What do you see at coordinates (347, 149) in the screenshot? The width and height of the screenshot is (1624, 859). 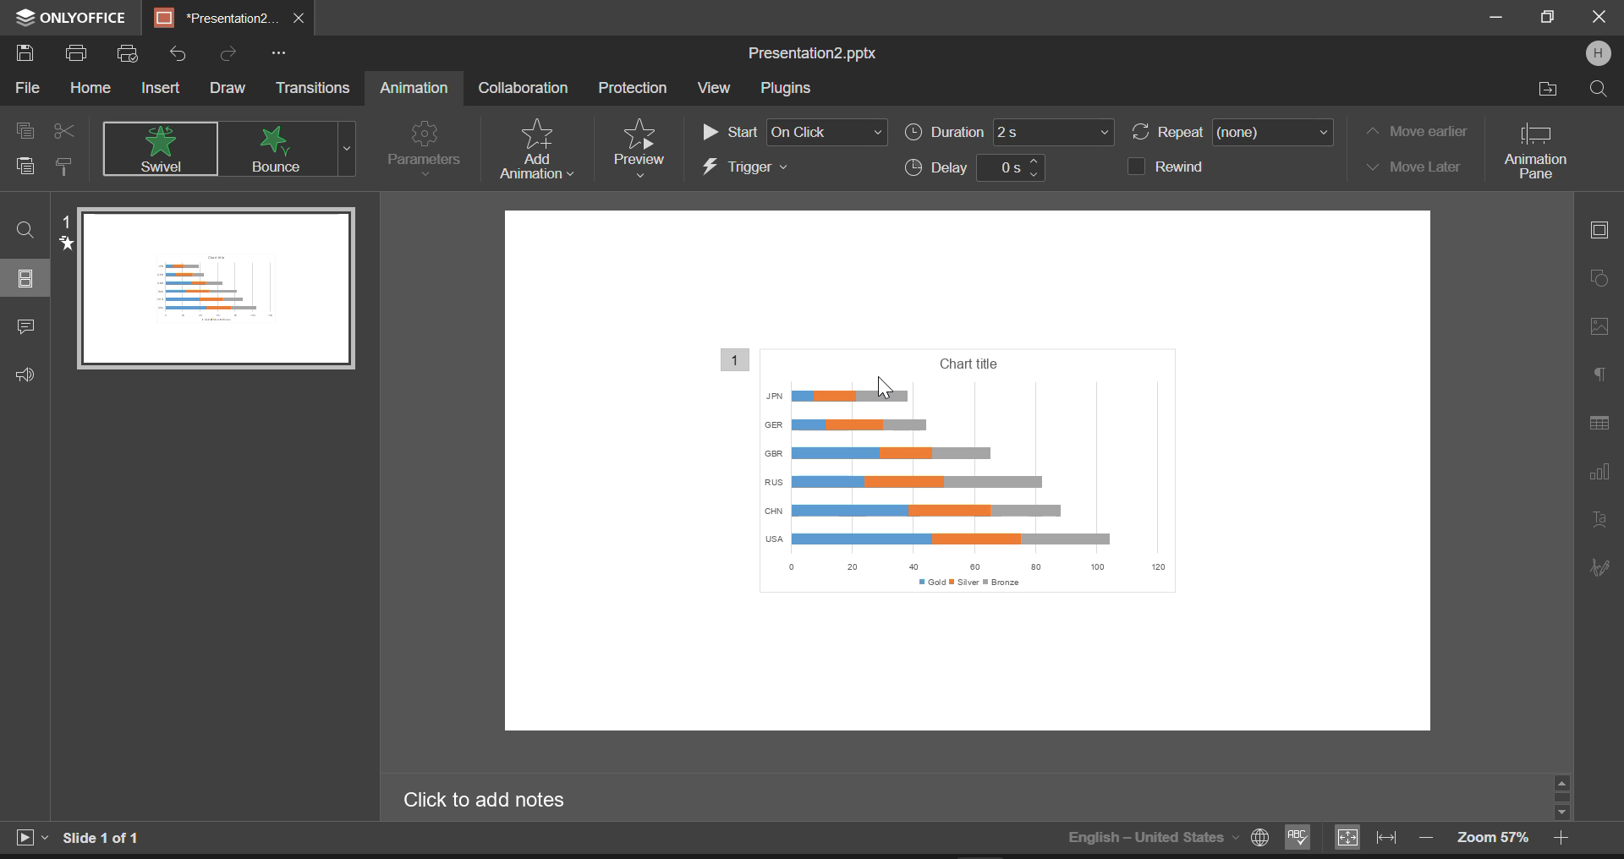 I see `Effects Menu` at bounding box center [347, 149].